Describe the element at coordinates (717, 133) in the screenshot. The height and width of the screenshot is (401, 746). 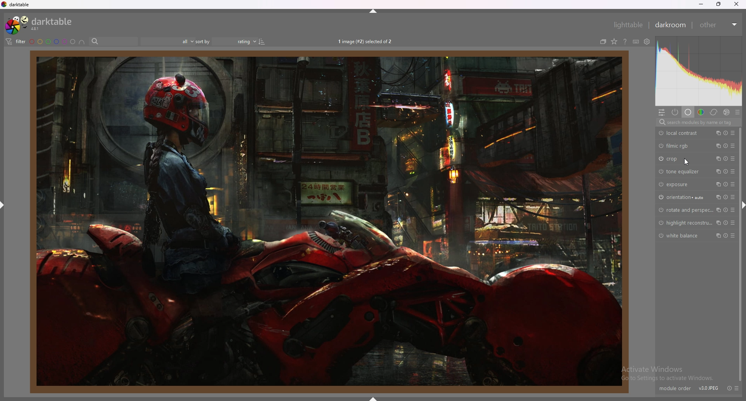
I see `multiple instances action` at that location.